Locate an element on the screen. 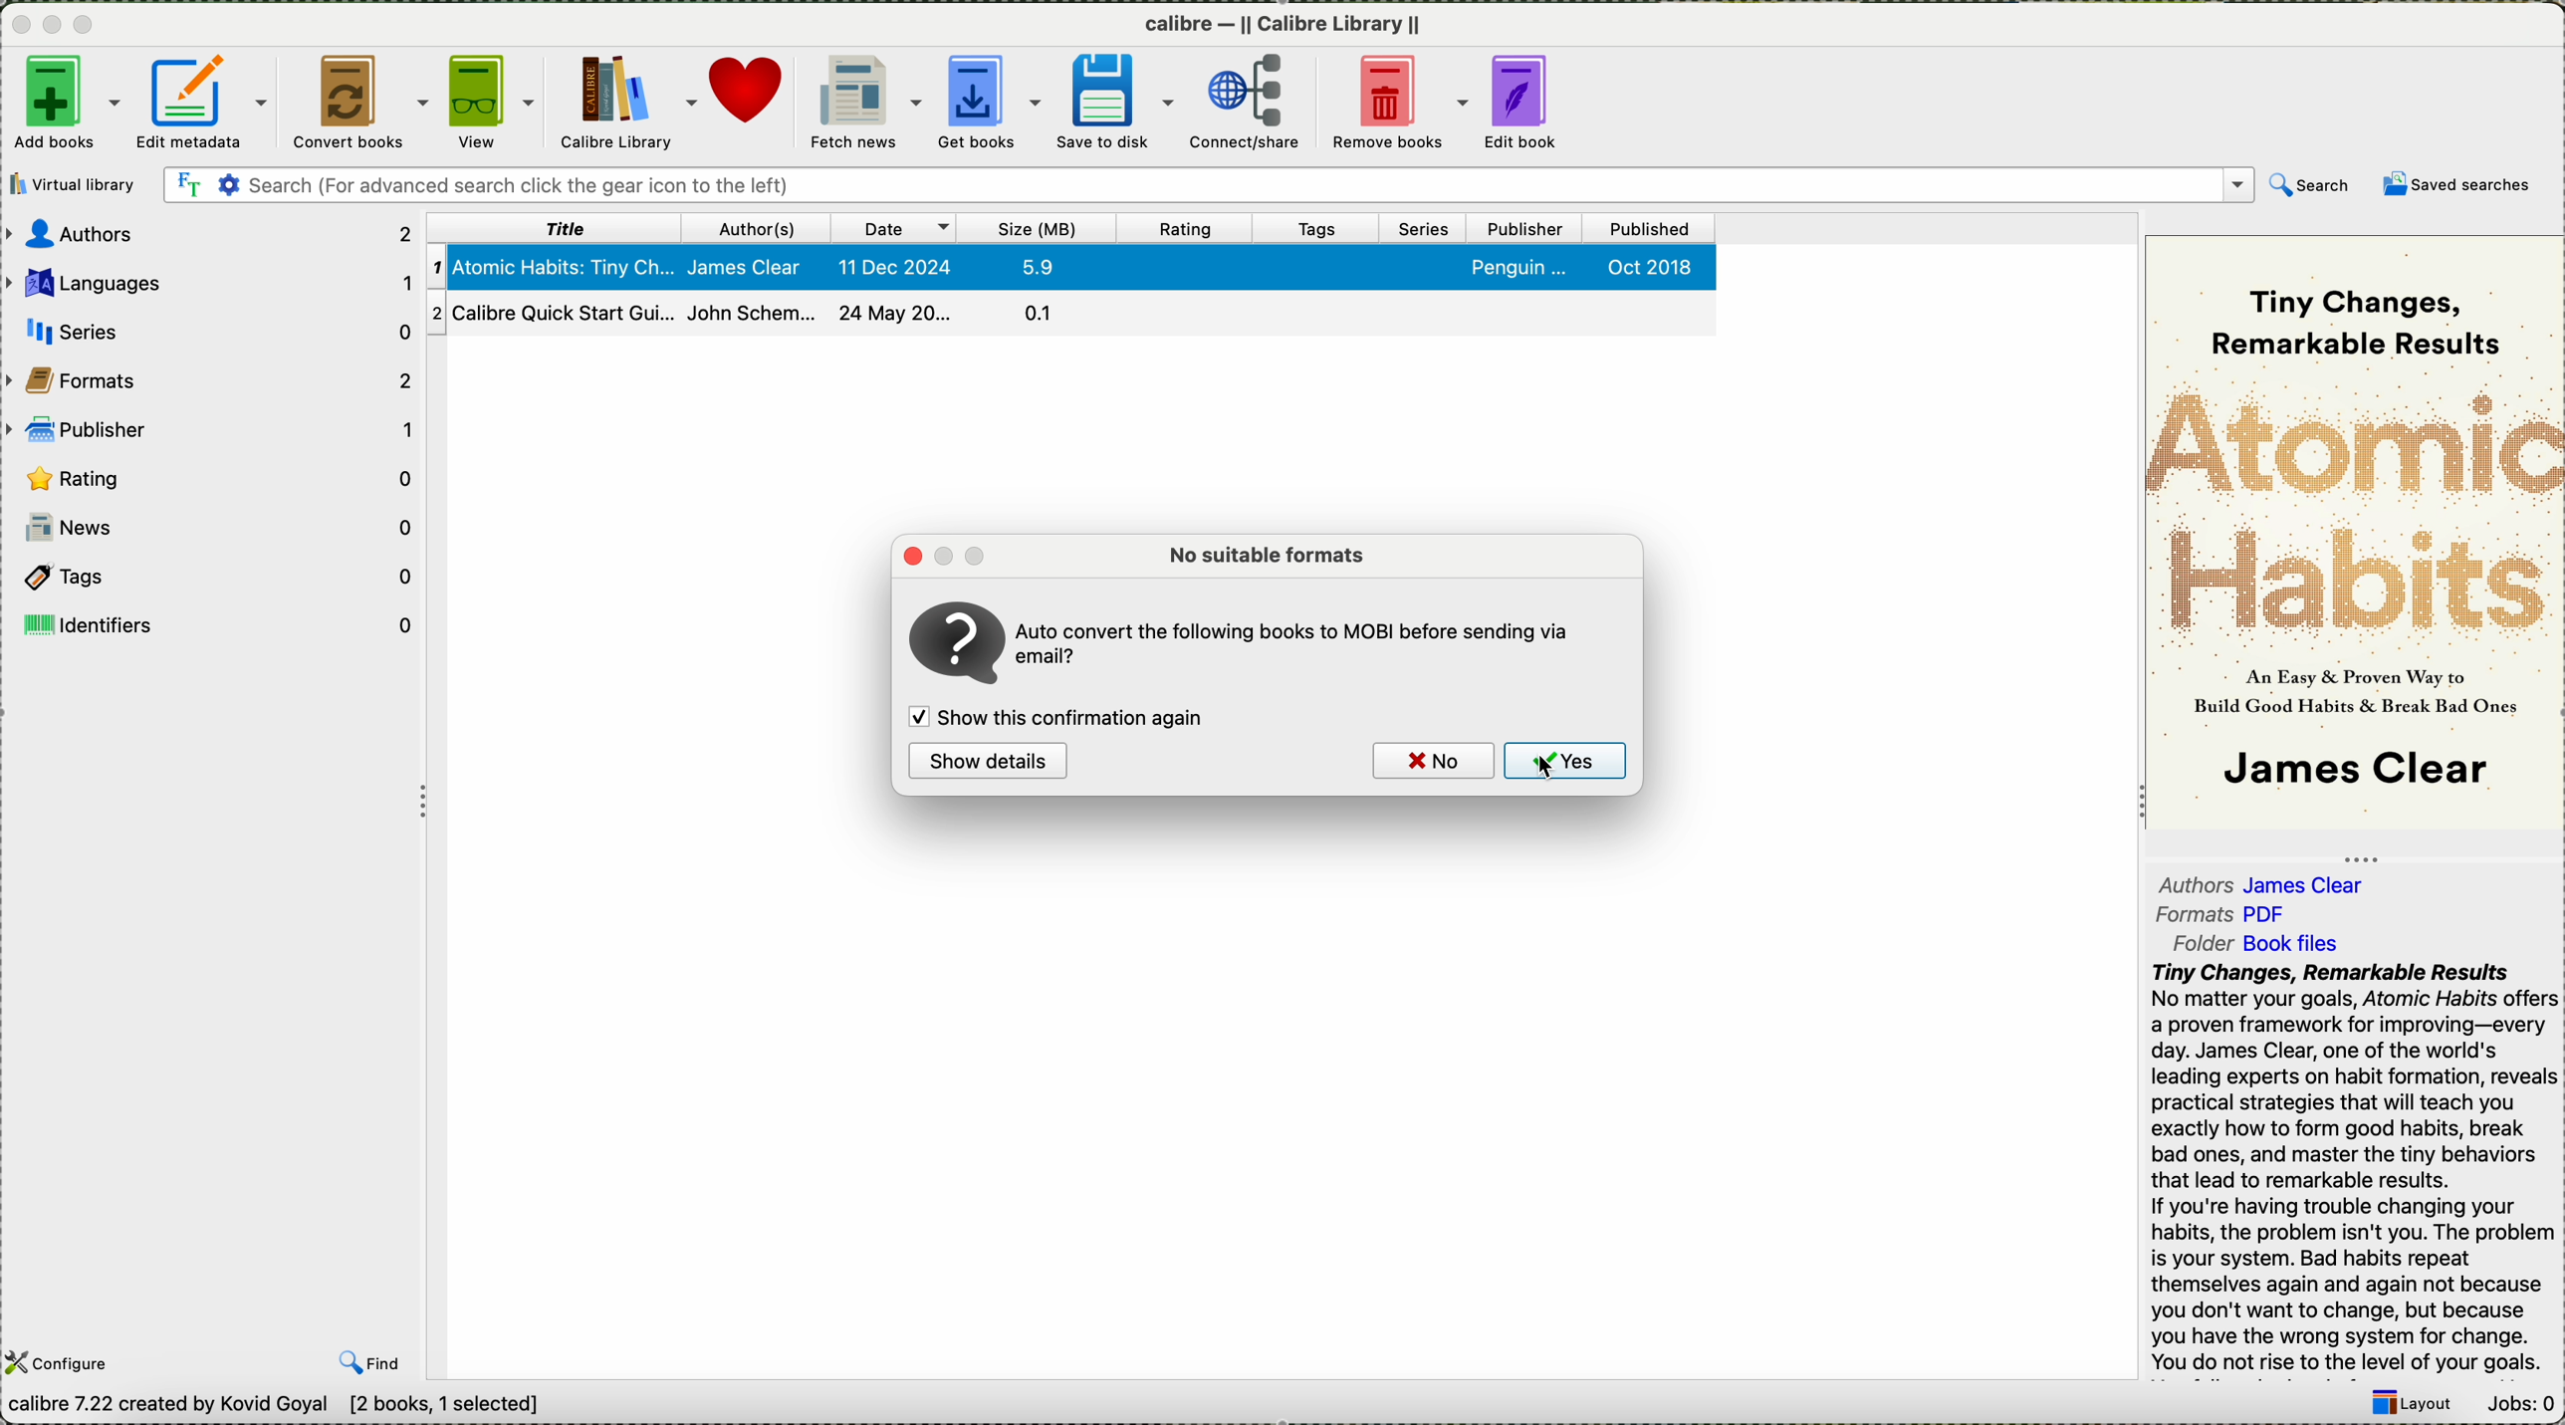 This screenshot has height=1425, width=2565. show this confirmation again is located at coordinates (1061, 719).